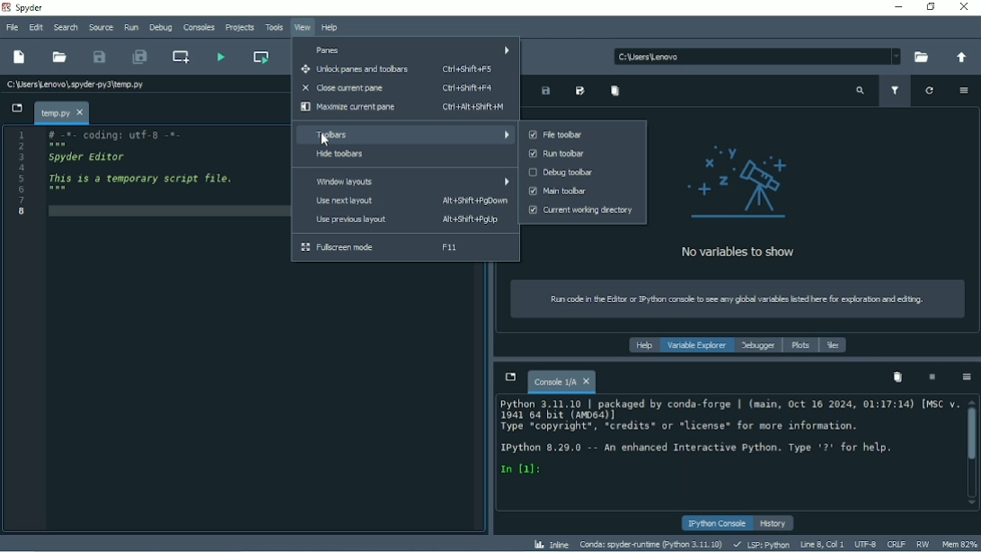 Image resolution: width=981 pixels, height=552 pixels. I want to click on CRLF, so click(896, 544).